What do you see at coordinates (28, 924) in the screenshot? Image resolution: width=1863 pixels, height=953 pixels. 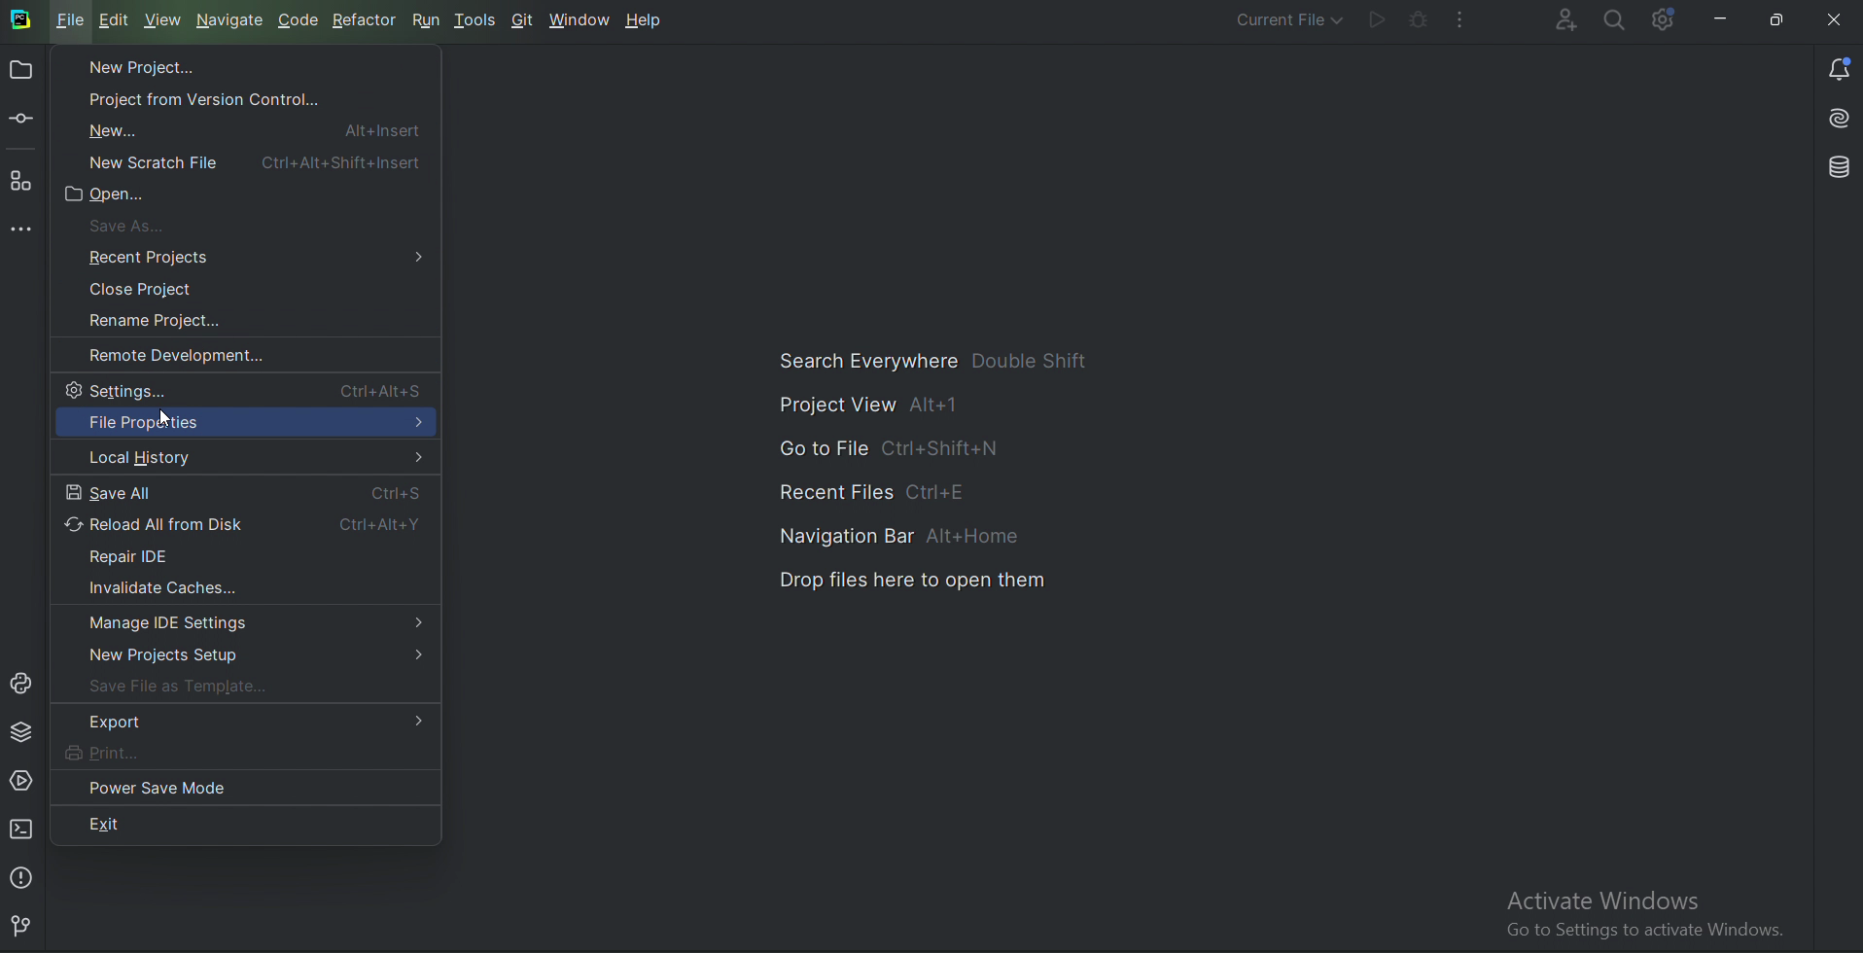 I see `Git` at bounding box center [28, 924].